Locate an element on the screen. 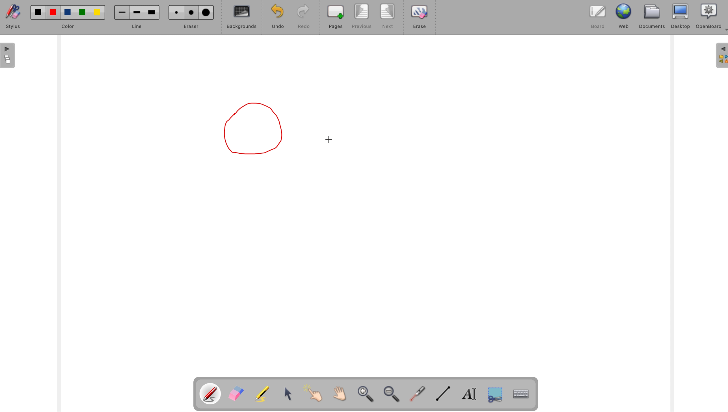 The height and width of the screenshot is (412, 728). pen is located at coordinates (211, 394).